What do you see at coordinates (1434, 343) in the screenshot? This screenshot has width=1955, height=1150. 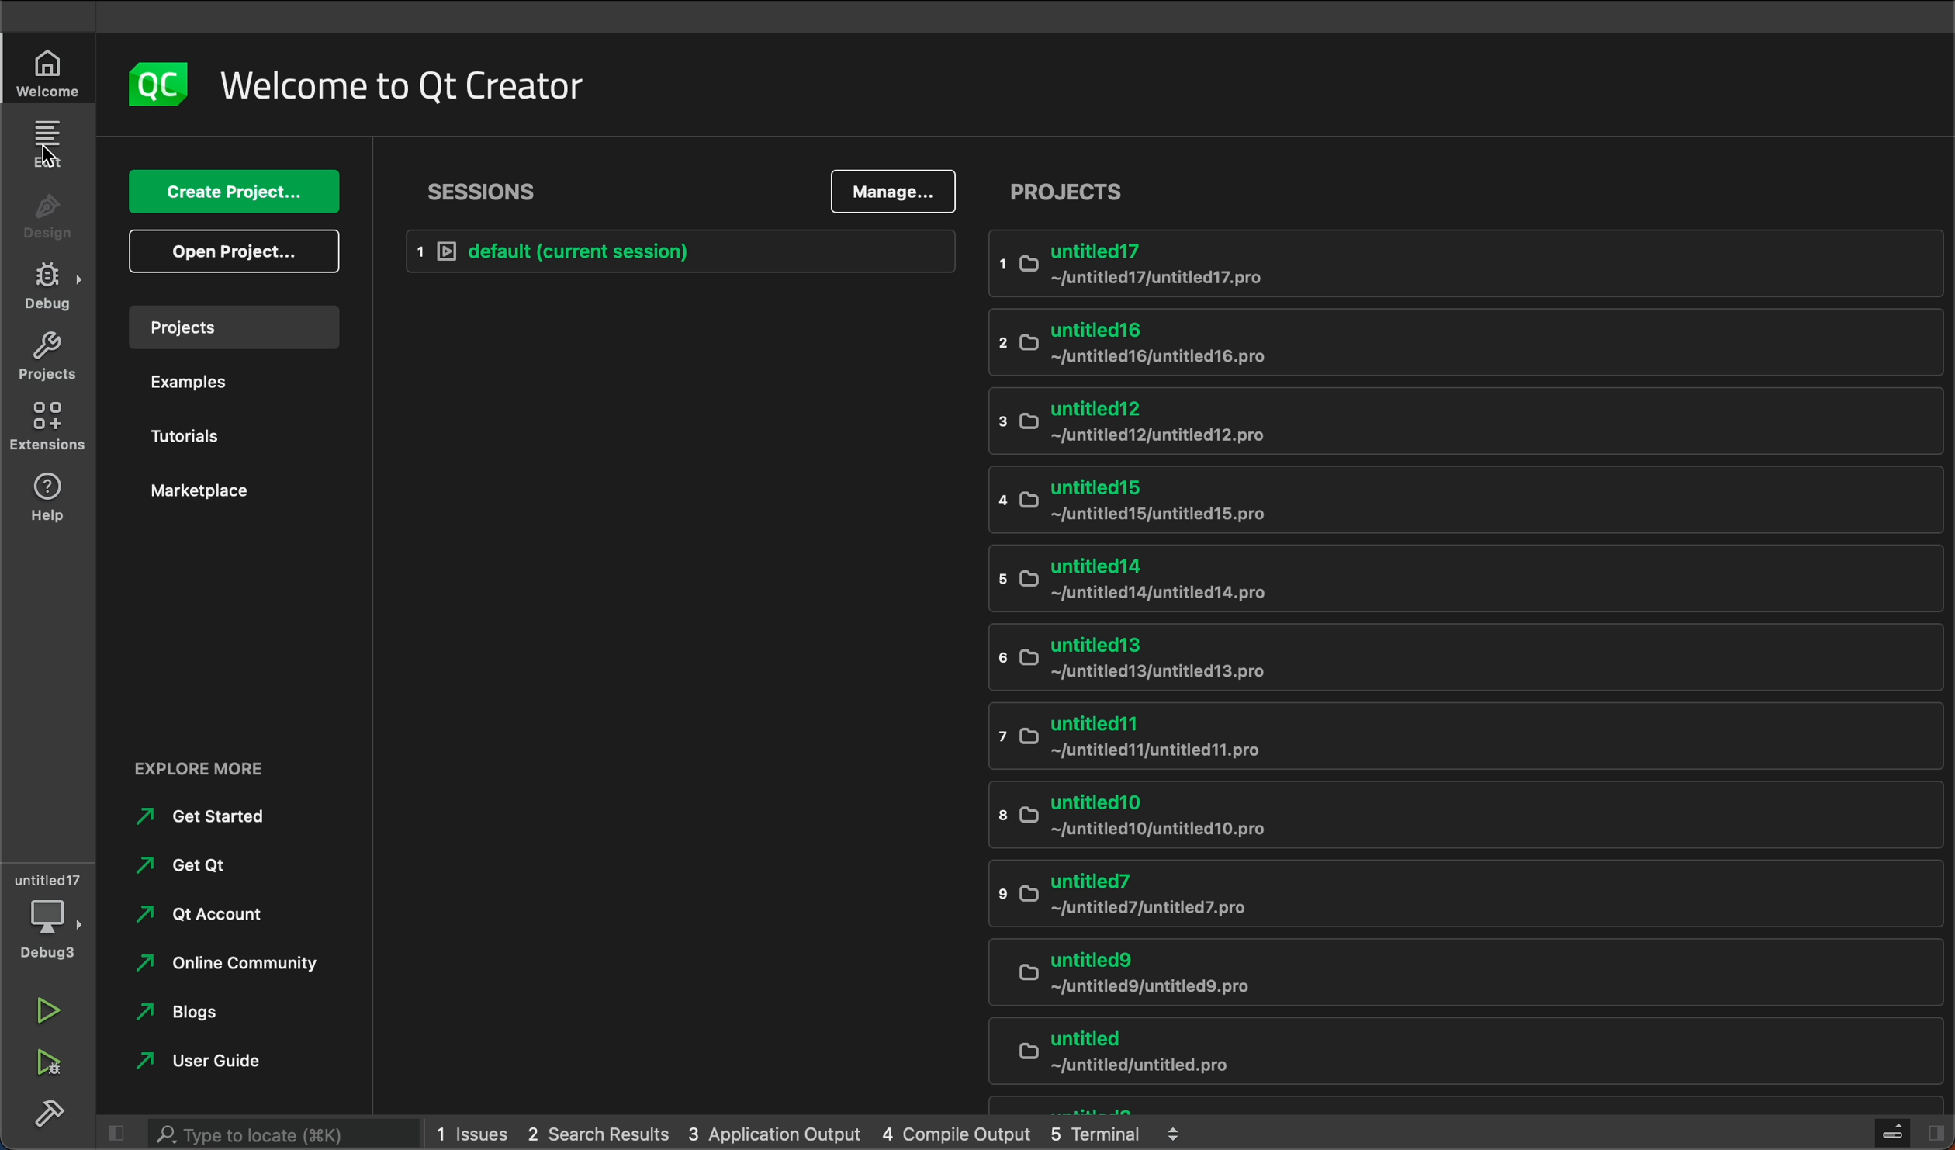 I see `untitled16` at bounding box center [1434, 343].